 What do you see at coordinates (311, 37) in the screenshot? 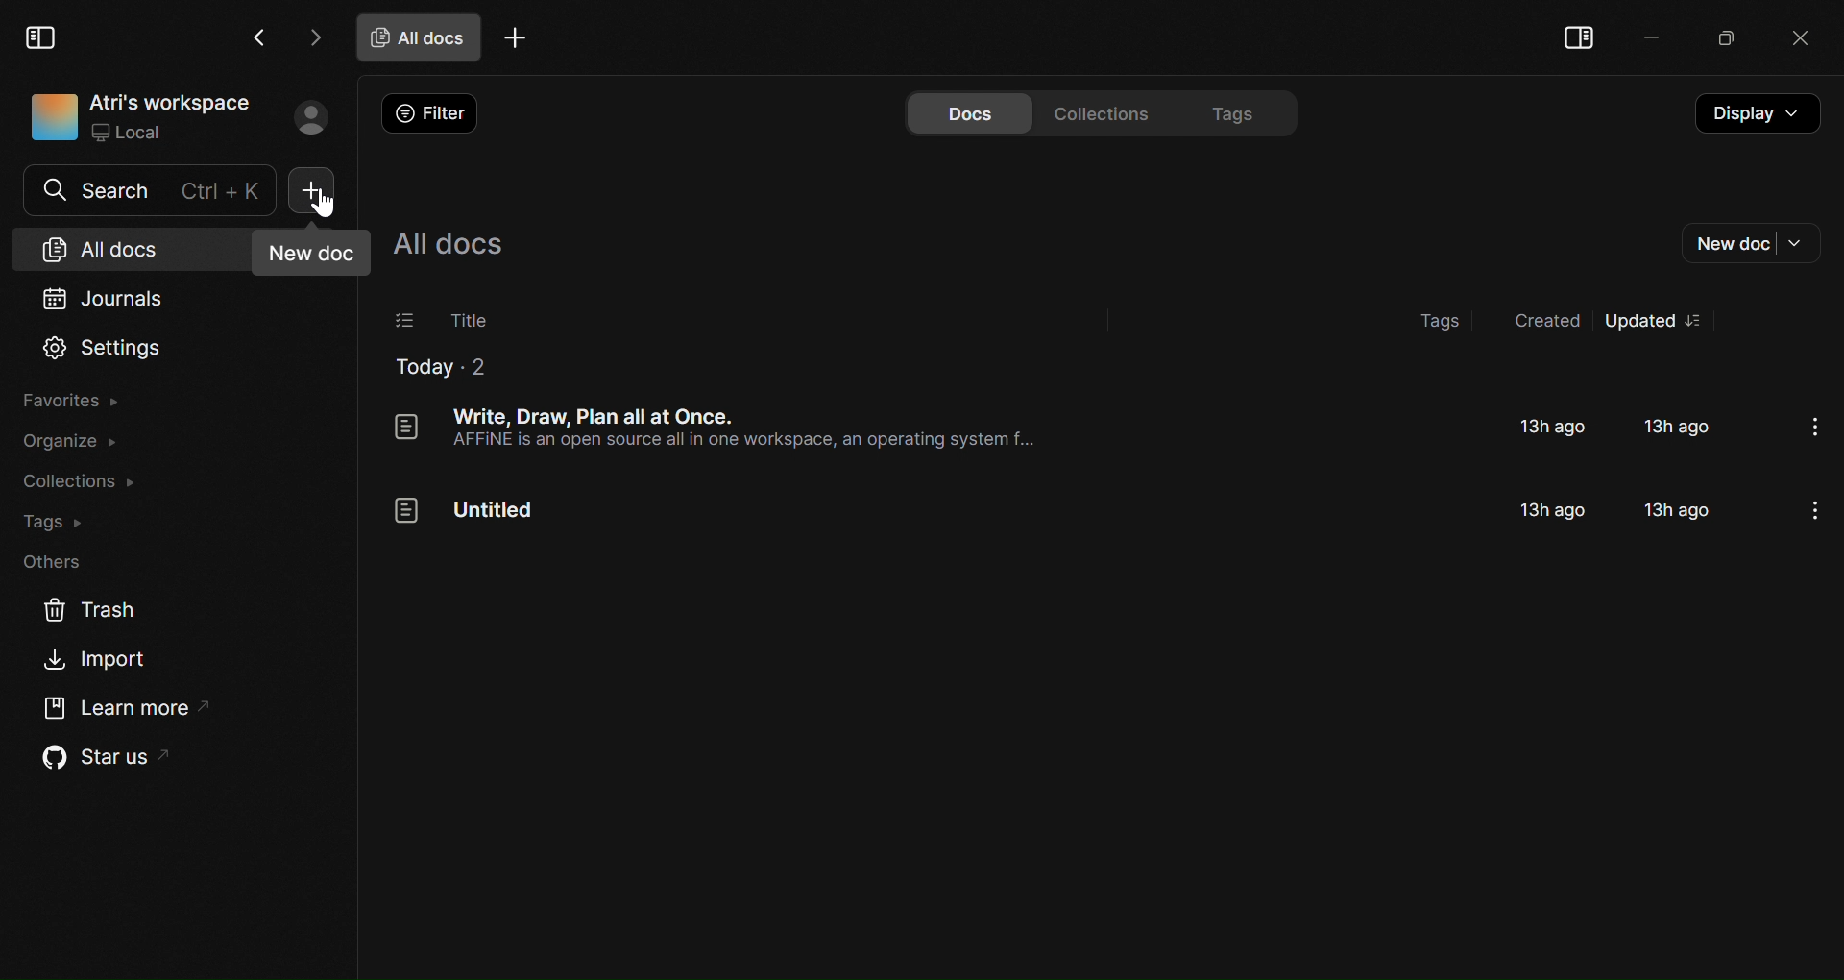
I see `Go forward` at bounding box center [311, 37].